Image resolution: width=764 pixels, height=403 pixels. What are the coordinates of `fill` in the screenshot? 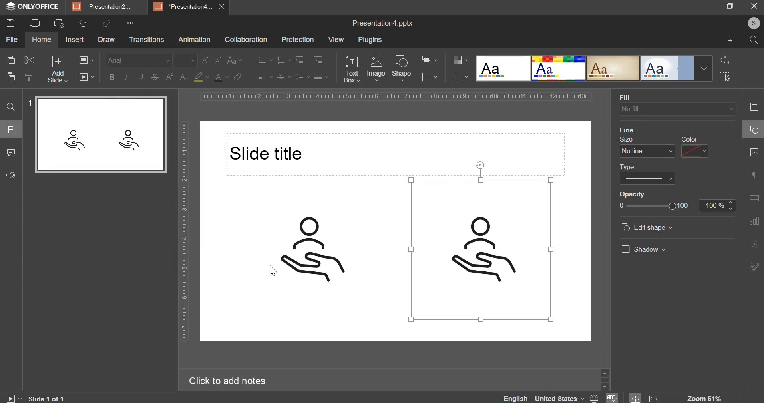 It's located at (628, 96).